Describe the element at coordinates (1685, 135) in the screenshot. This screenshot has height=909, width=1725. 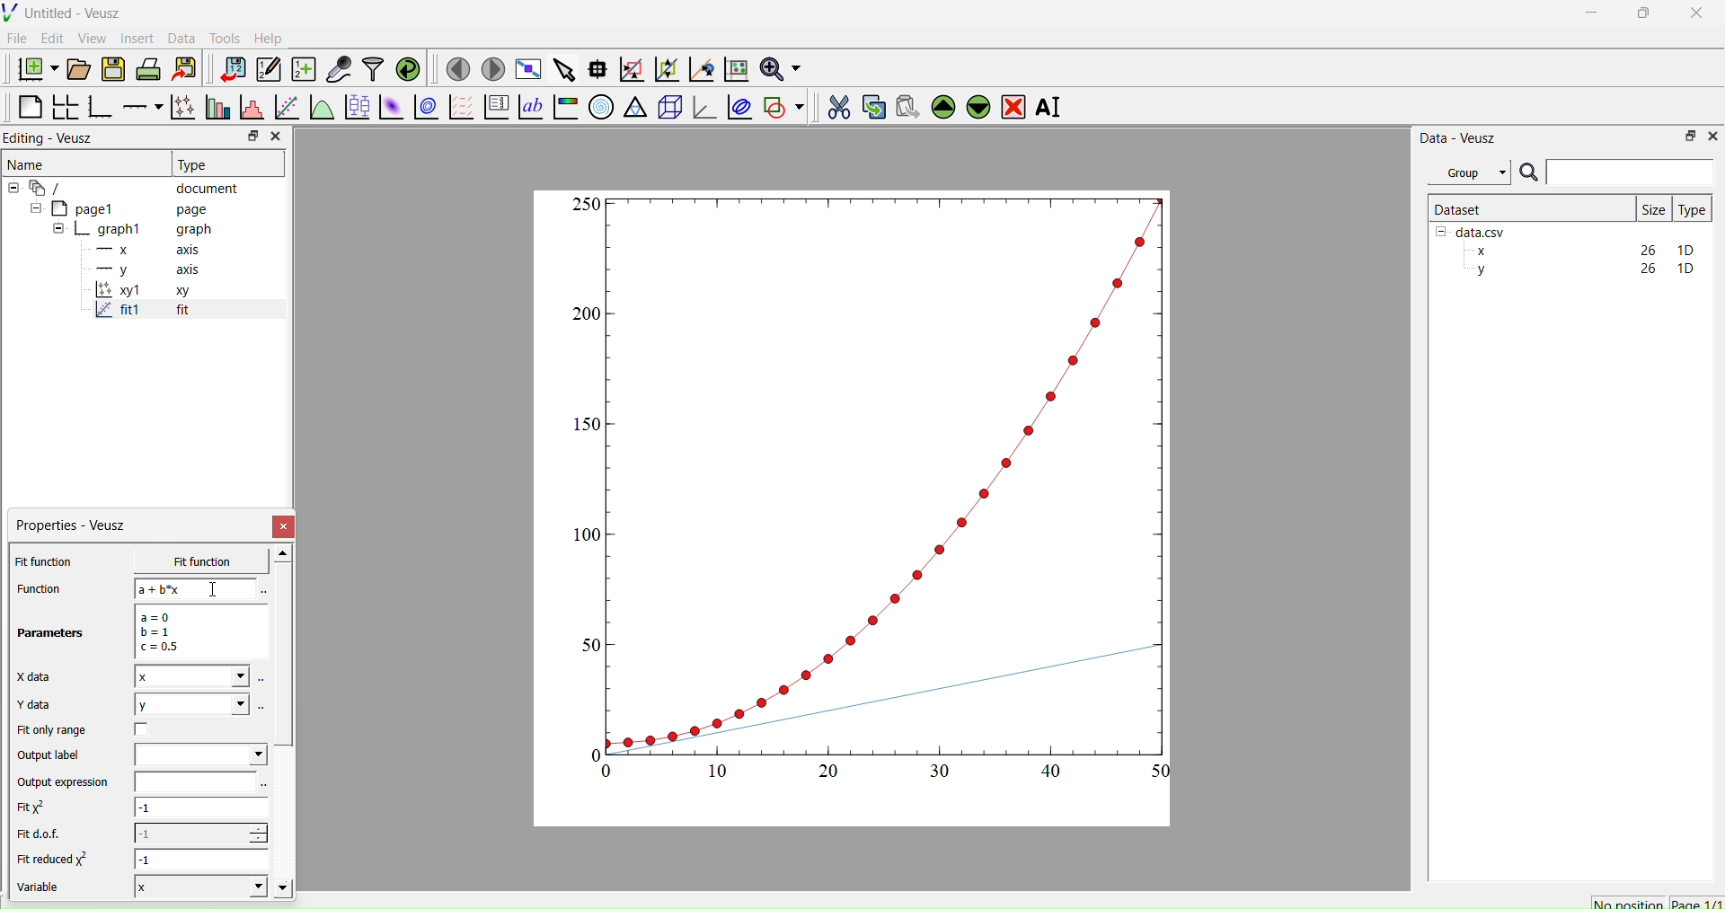
I see `Restore Down` at that location.